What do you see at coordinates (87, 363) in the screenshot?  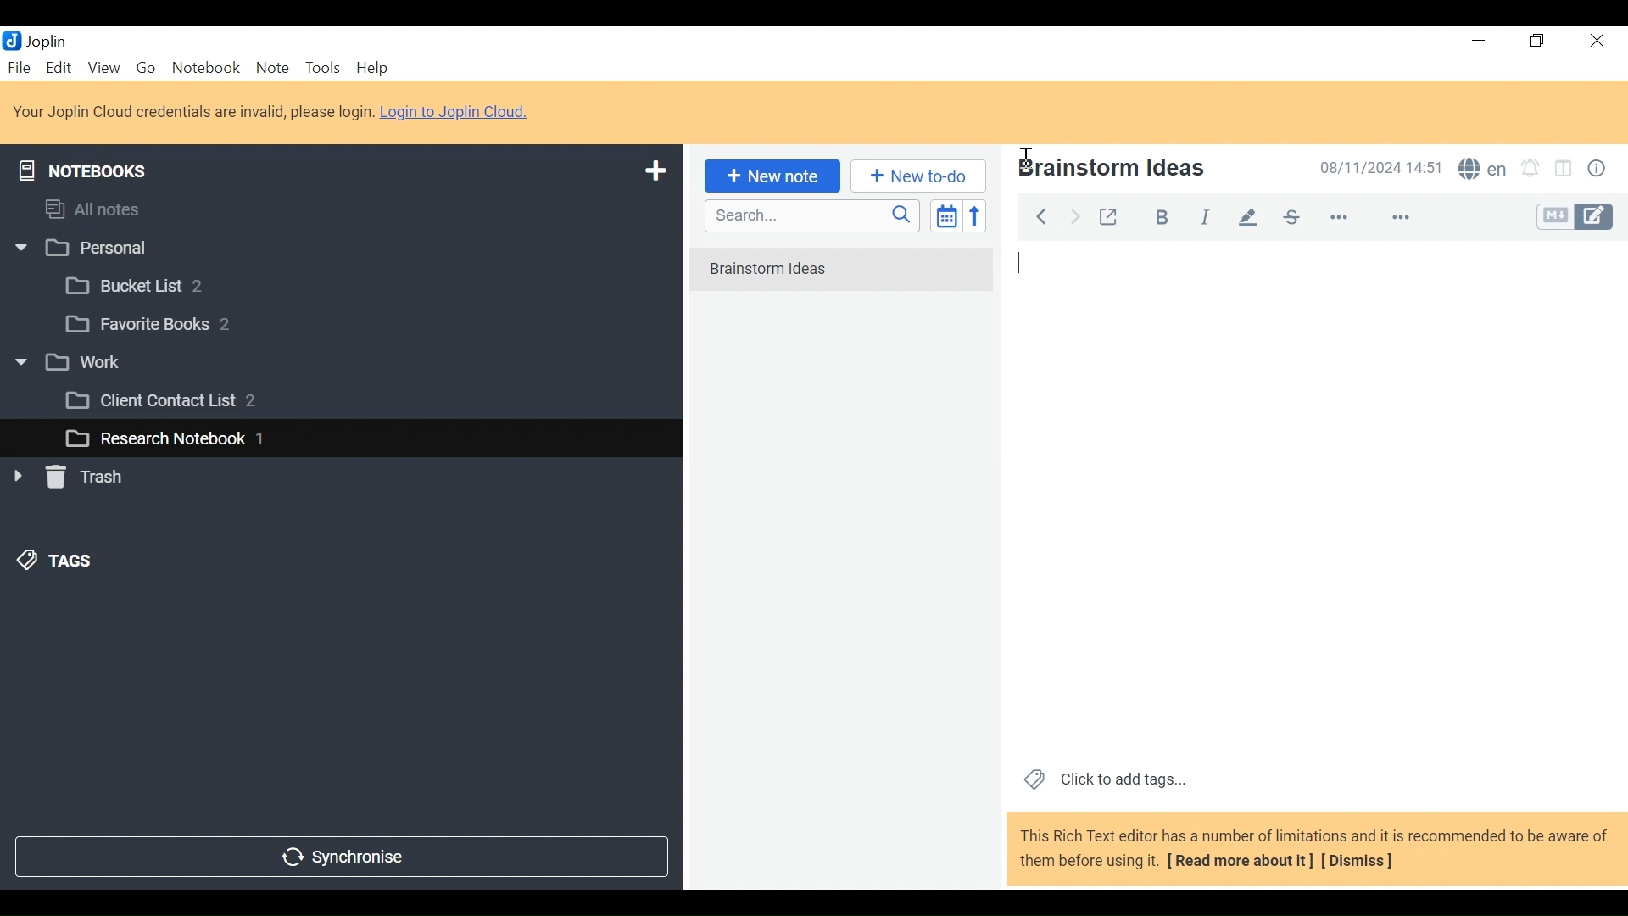 I see `v [3 work` at bounding box center [87, 363].